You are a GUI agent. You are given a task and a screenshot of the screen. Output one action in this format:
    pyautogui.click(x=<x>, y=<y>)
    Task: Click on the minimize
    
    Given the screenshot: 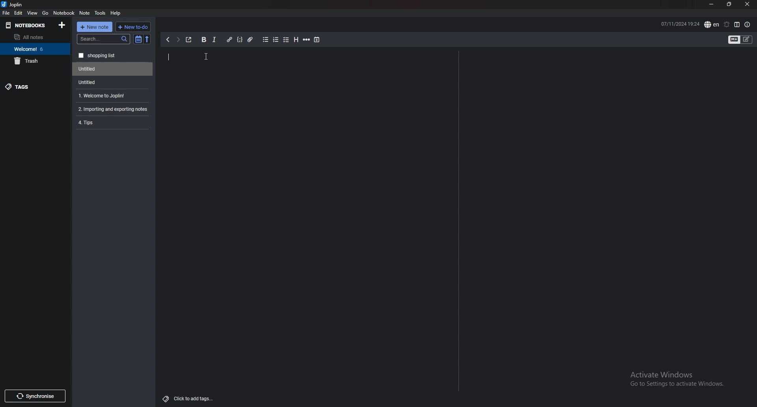 What is the action you would take?
    pyautogui.click(x=711, y=4)
    